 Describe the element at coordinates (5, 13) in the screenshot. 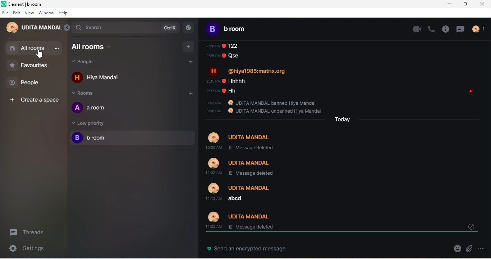

I see `file` at that location.